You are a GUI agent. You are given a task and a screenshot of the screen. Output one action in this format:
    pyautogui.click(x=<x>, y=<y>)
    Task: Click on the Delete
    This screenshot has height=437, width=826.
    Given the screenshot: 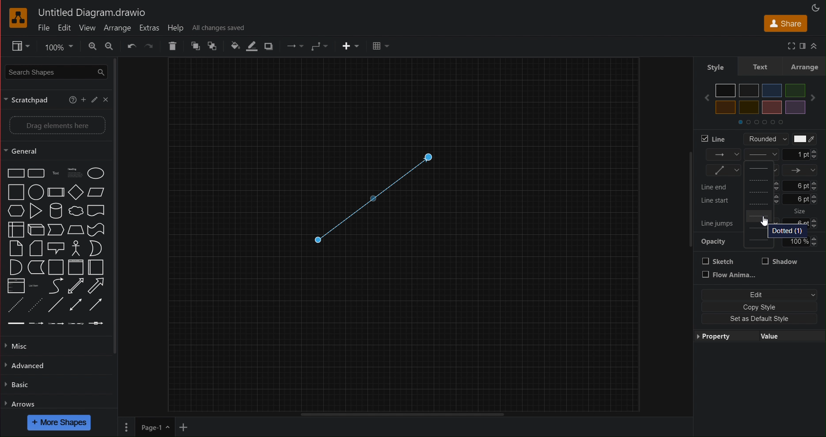 What is the action you would take?
    pyautogui.click(x=174, y=46)
    